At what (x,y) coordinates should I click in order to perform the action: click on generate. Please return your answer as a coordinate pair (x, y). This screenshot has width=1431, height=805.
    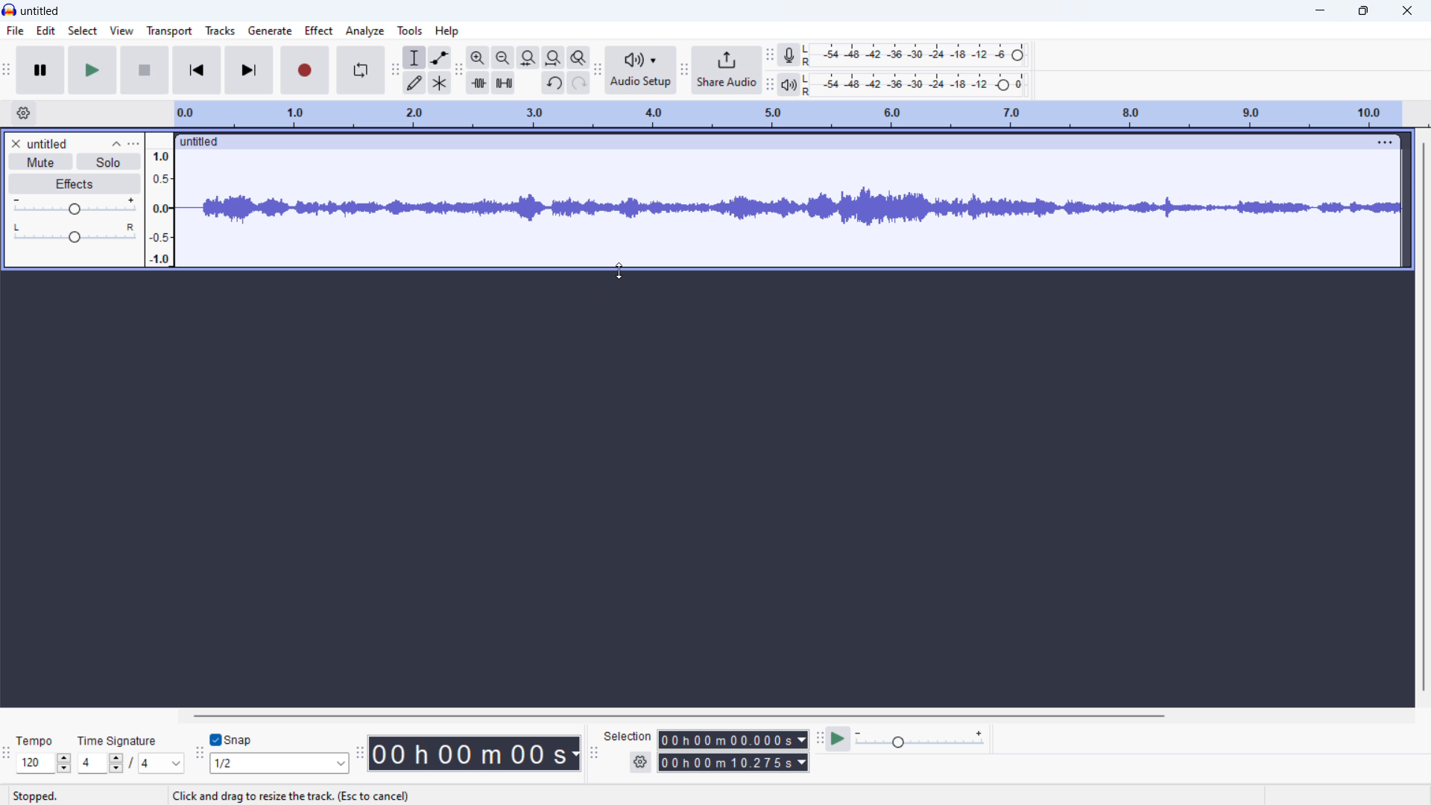
    Looking at the image, I should click on (269, 31).